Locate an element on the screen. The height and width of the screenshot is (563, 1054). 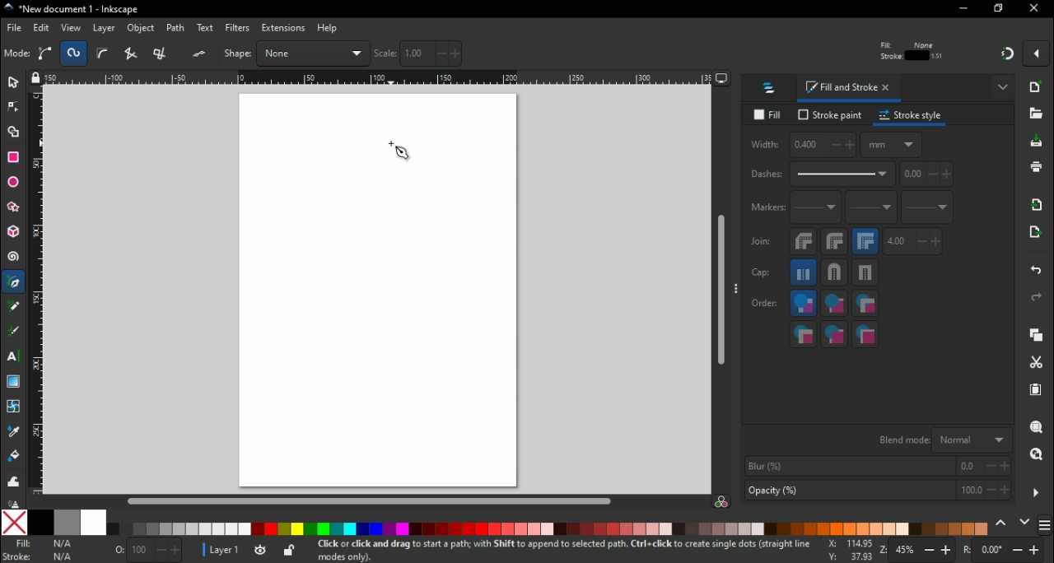
cut is located at coordinates (1038, 364).